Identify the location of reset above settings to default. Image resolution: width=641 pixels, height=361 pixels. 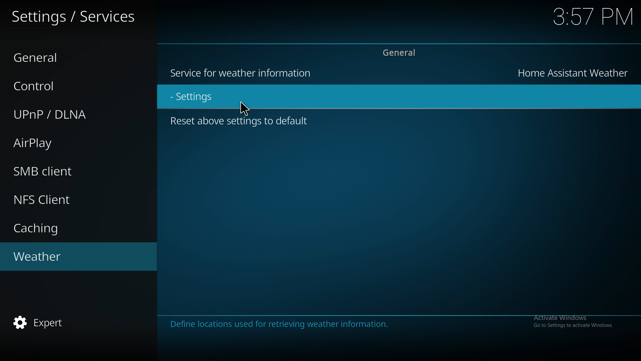
(242, 124).